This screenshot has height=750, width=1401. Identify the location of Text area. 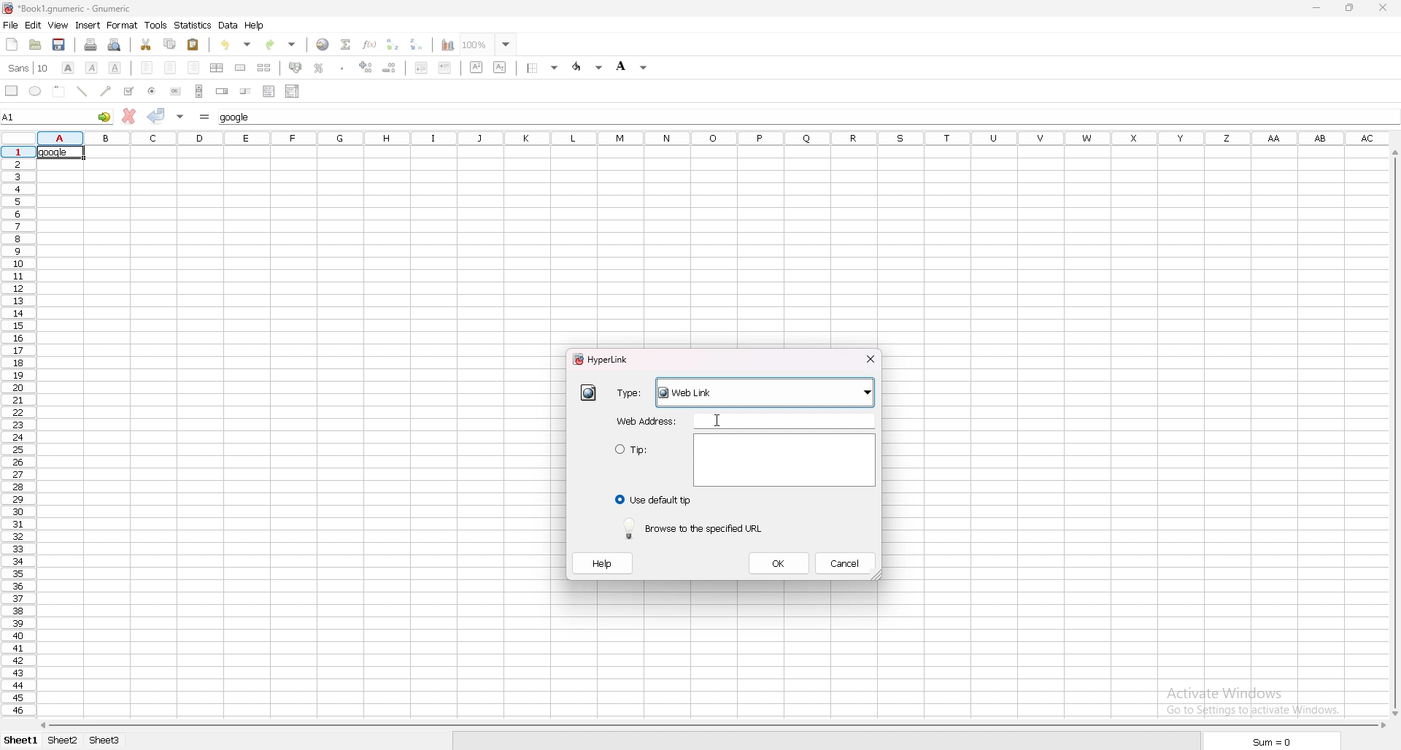
(787, 462).